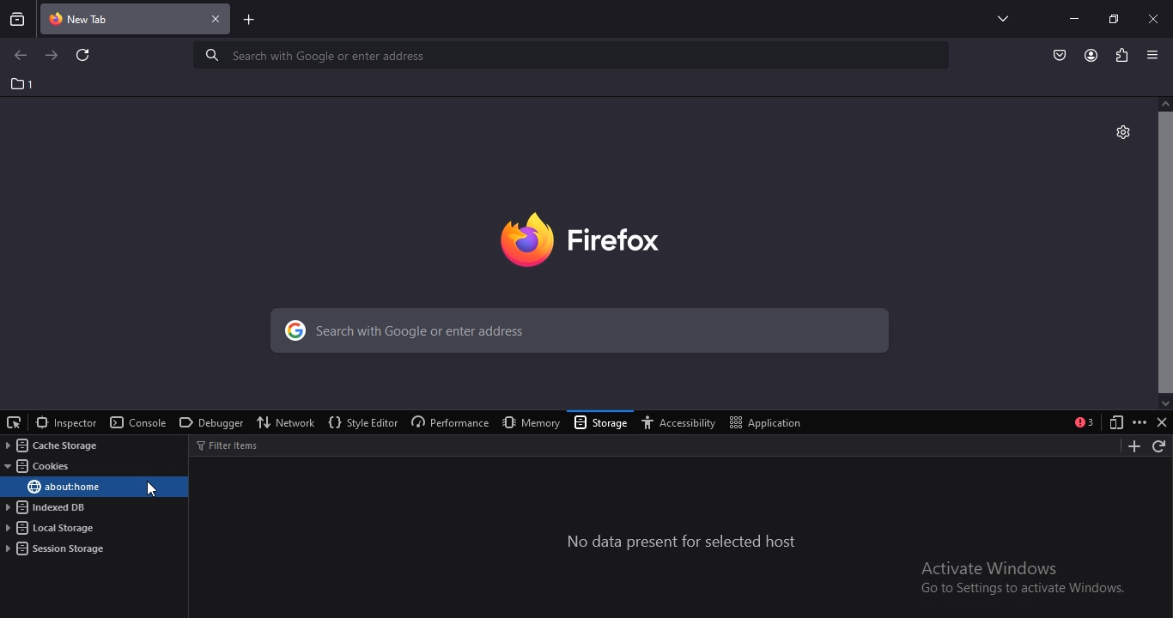 The height and width of the screenshot is (618, 1173). I want to click on responsive design mode, so click(1113, 423).